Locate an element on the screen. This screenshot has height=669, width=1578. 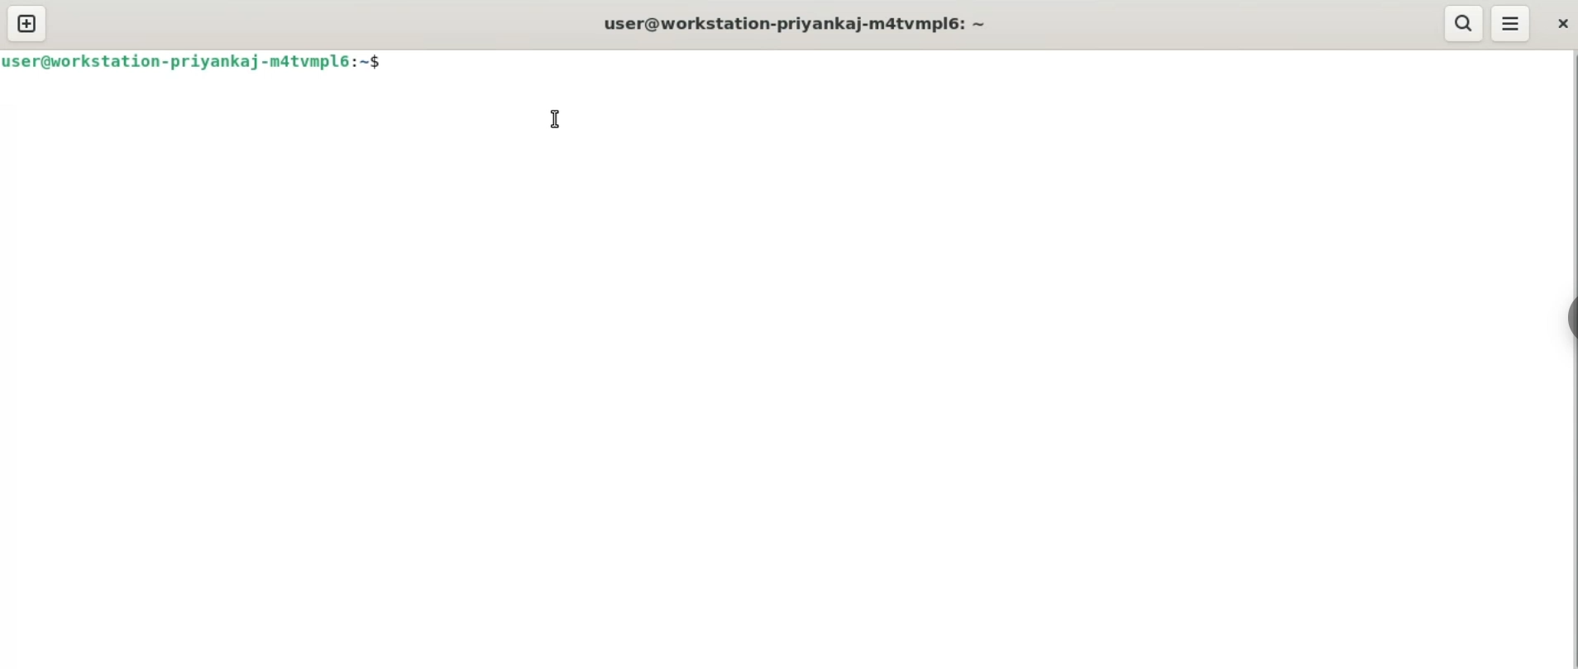
search is located at coordinates (1466, 23).